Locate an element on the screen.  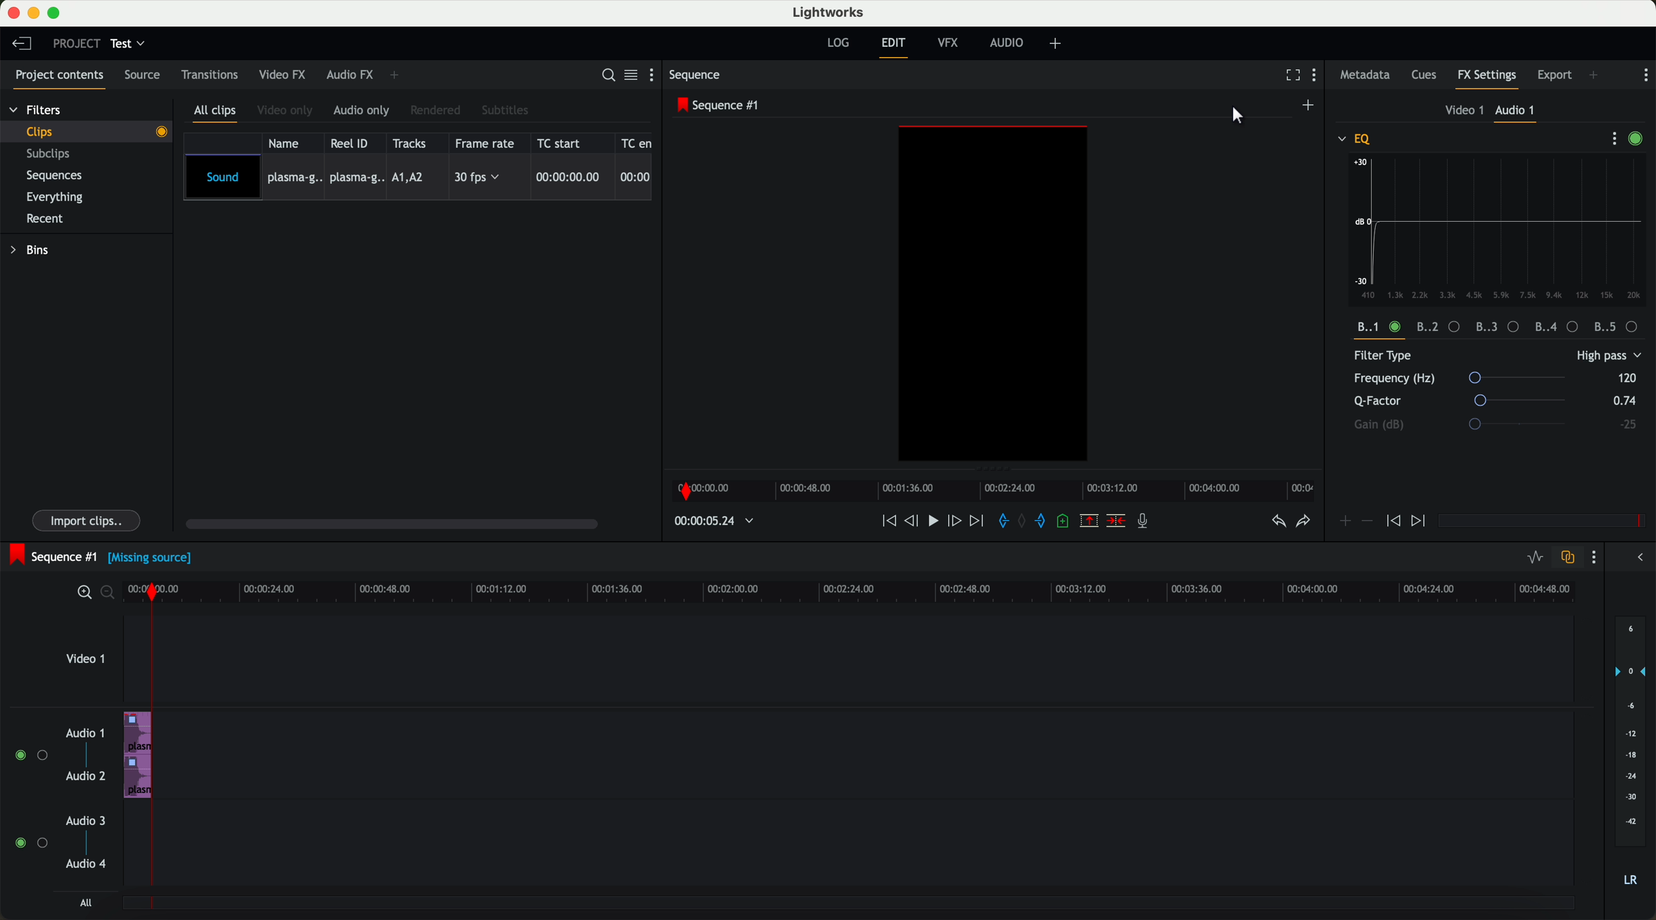
minimize is located at coordinates (33, 13).